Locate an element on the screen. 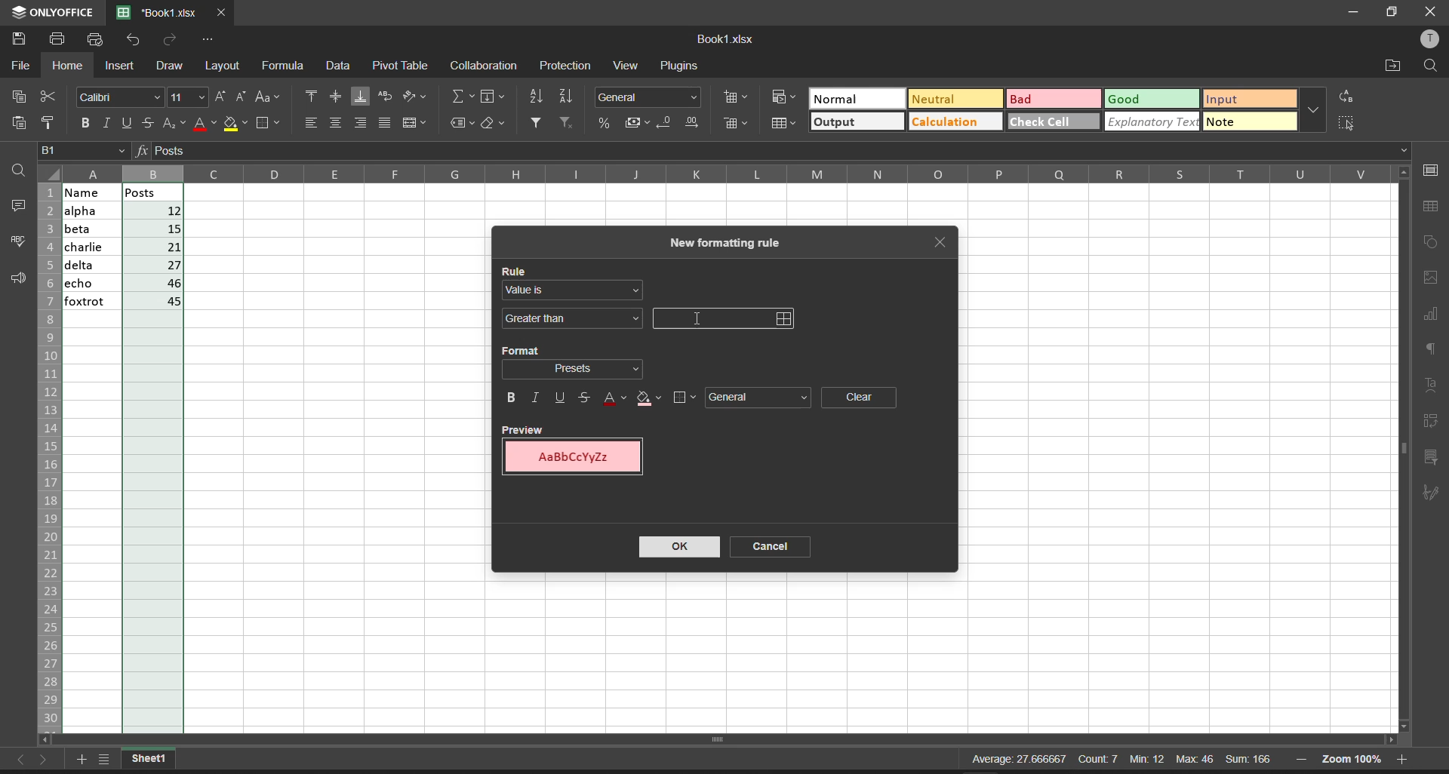 Image resolution: width=1449 pixels, height=774 pixels. sort ascending is located at coordinates (536, 97).